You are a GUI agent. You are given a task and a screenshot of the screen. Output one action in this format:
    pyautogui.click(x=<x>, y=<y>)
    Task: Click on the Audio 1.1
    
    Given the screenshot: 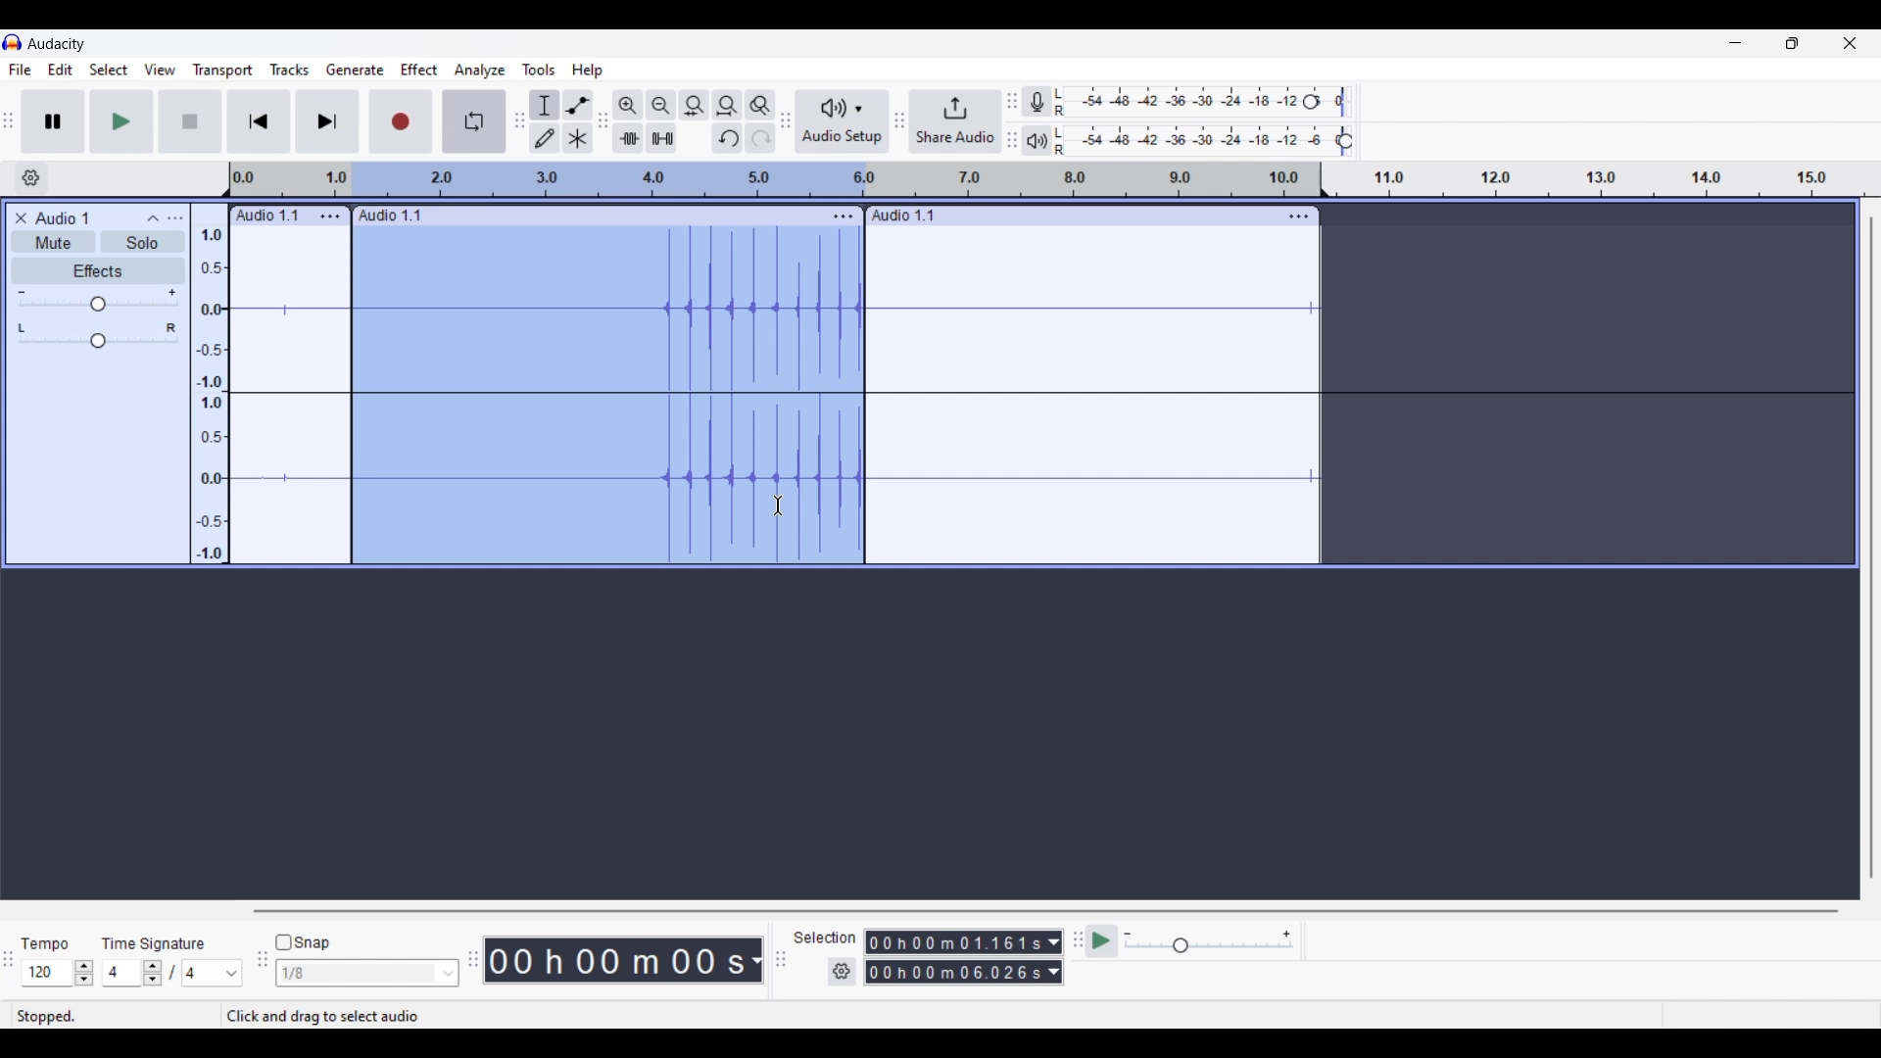 What is the action you would take?
    pyautogui.click(x=913, y=216)
    